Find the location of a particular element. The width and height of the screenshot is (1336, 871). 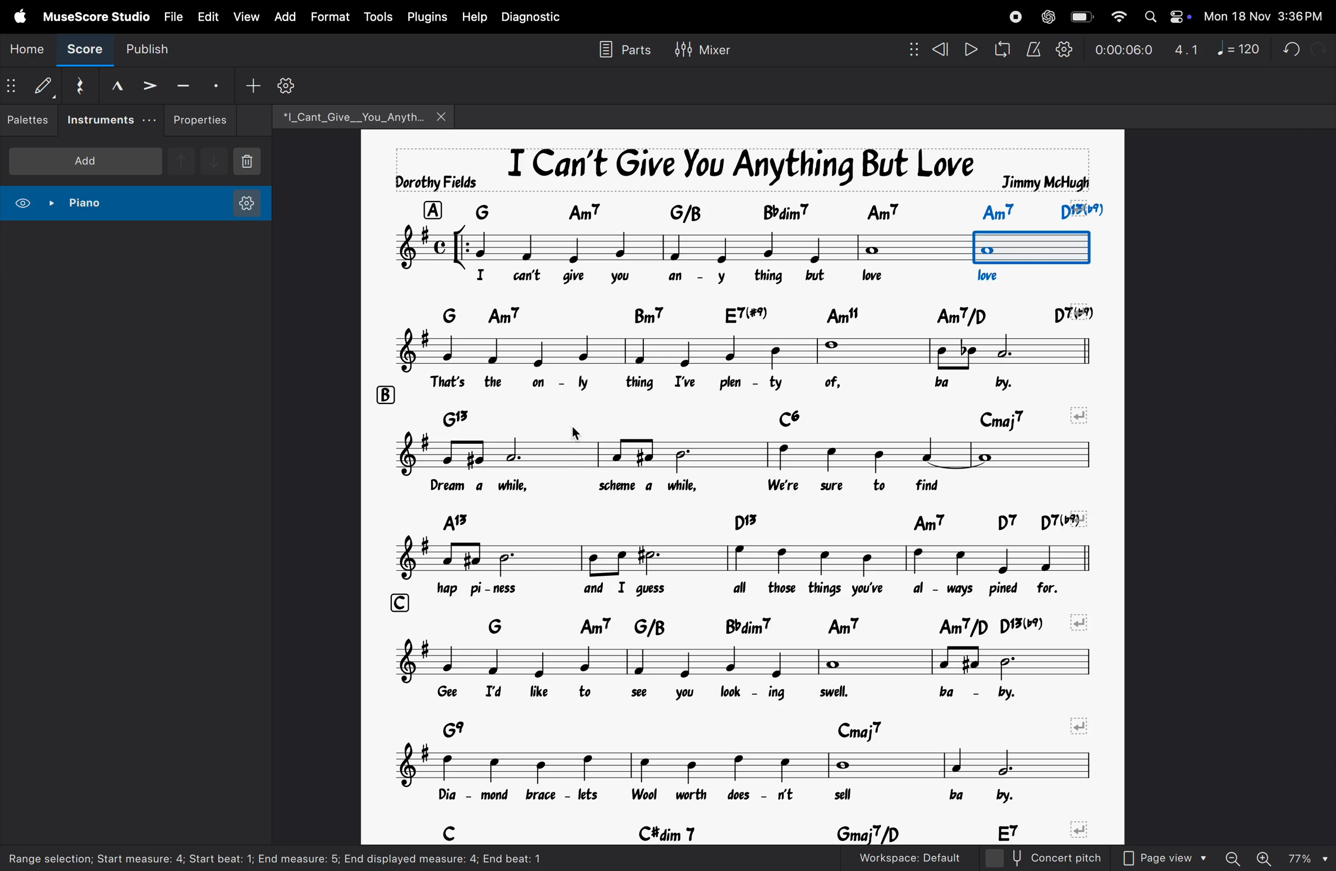

chord symbols is located at coordinates (782, 626).